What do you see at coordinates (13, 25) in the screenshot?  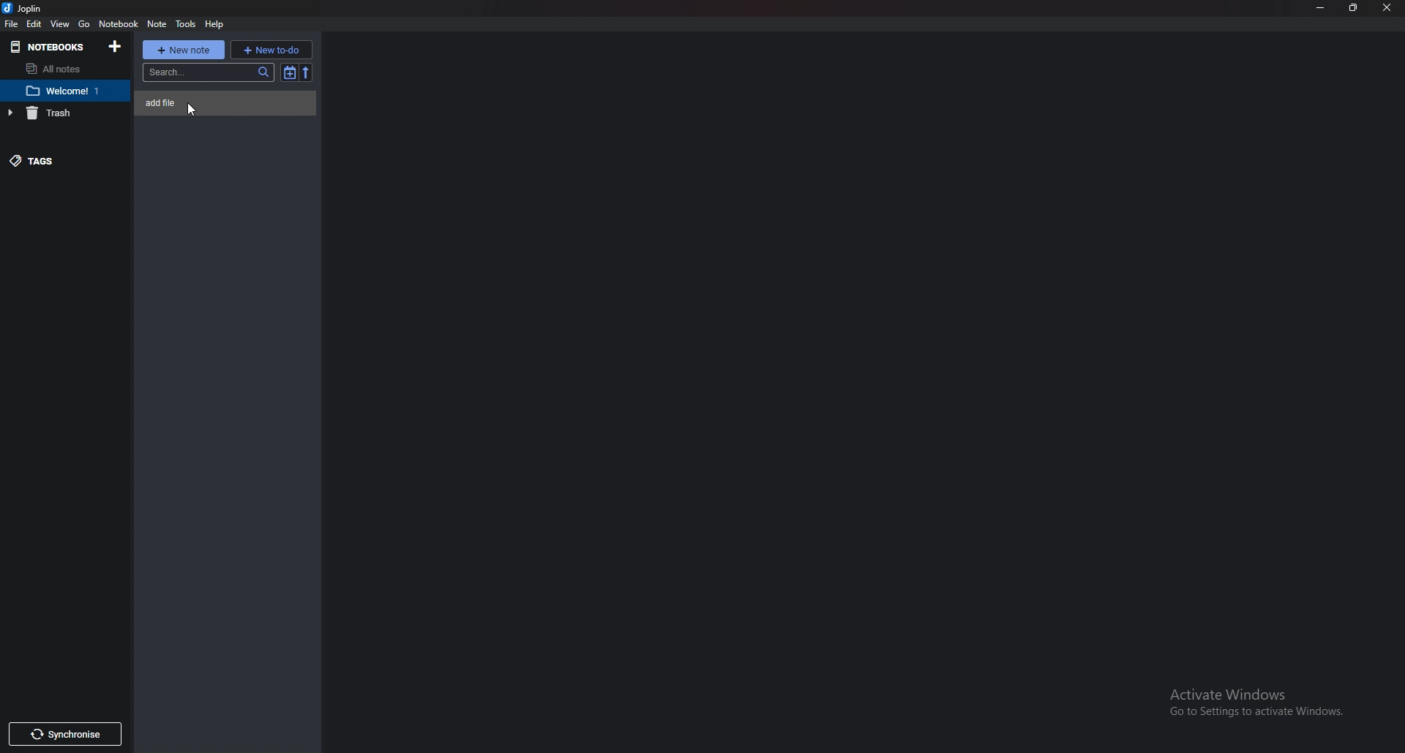 I see `file` at bounding box center [13, 25].